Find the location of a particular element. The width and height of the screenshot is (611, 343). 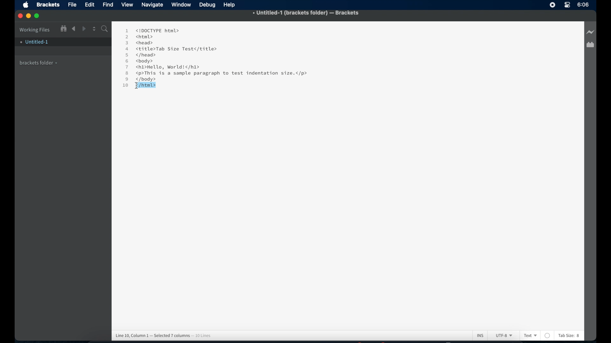

Charging is located at coordinates (590, 32).